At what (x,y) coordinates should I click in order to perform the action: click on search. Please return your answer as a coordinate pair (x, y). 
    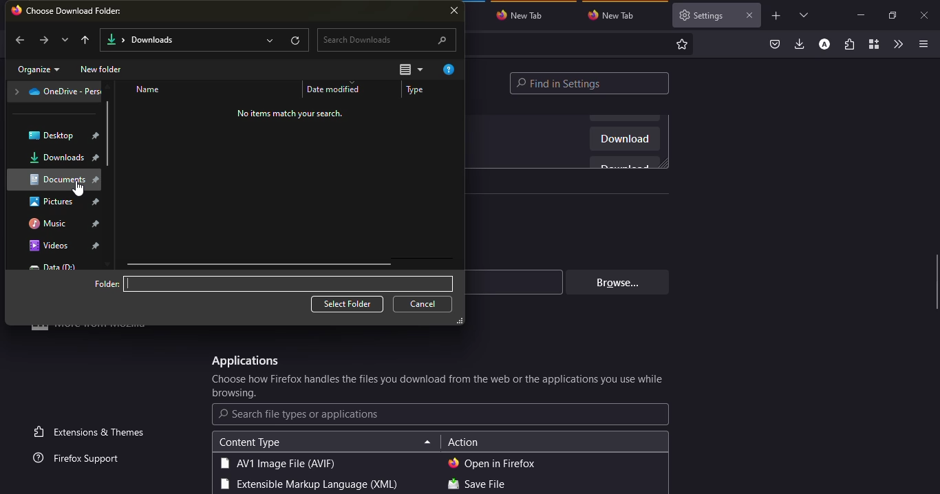
    Looking at the image, I should click on (299, 414).